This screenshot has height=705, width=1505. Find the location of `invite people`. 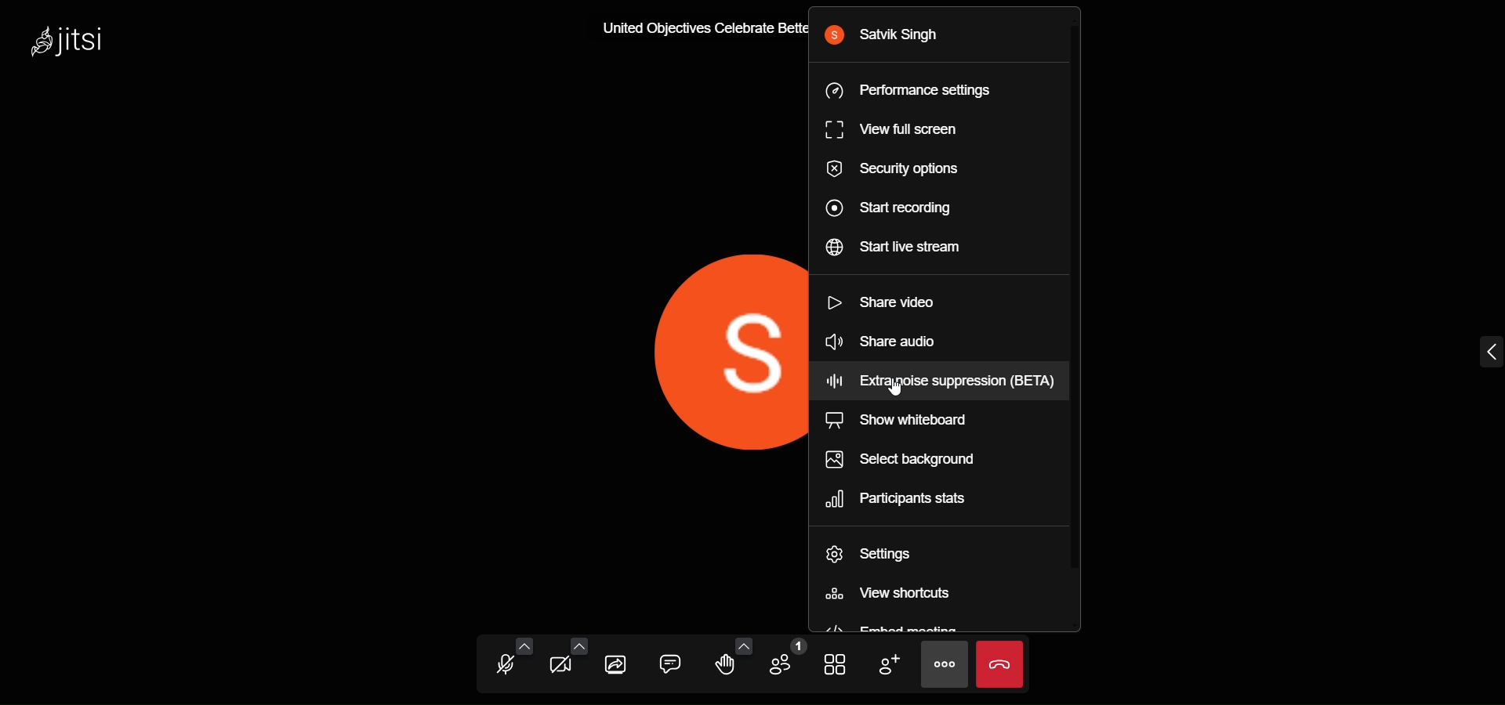

invite people is located at coordinates (888, 666).